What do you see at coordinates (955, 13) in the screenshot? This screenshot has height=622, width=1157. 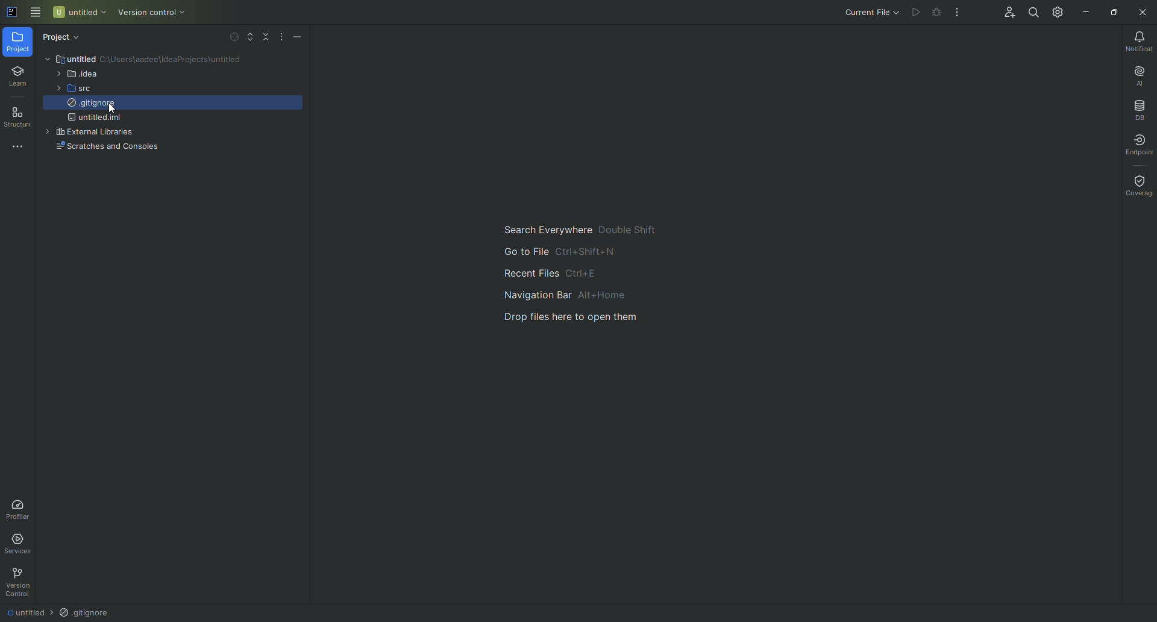 I see `More Actions` at bounding box center [955, 13].